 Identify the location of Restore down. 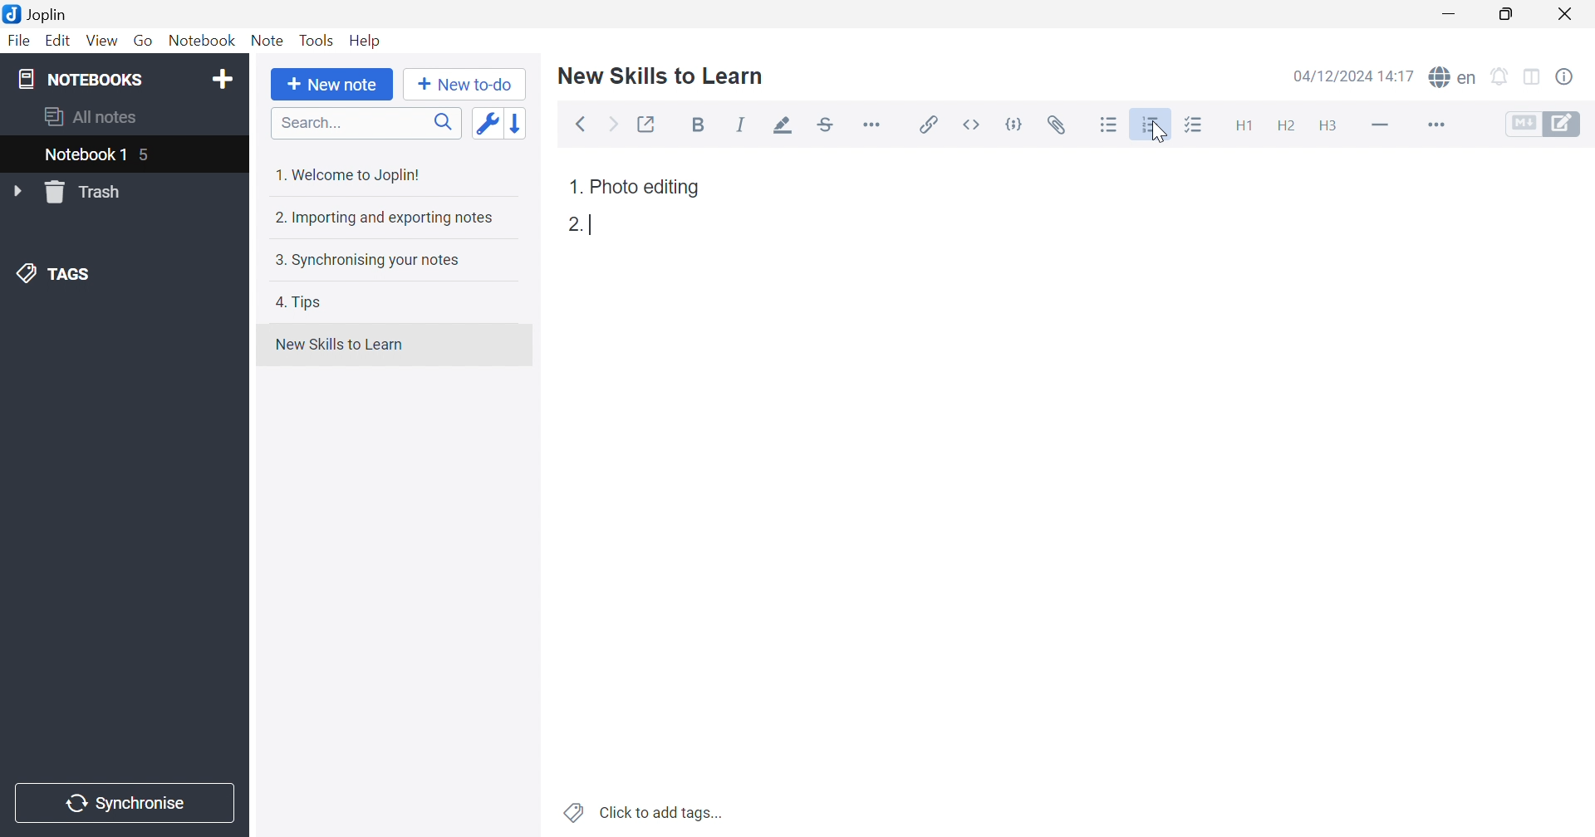
(1505, 14).